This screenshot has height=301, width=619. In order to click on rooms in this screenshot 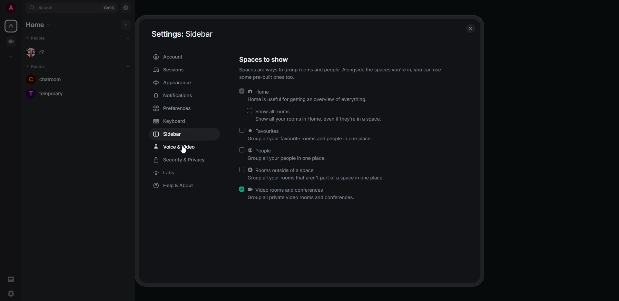, I will do `click(38, 67)`.